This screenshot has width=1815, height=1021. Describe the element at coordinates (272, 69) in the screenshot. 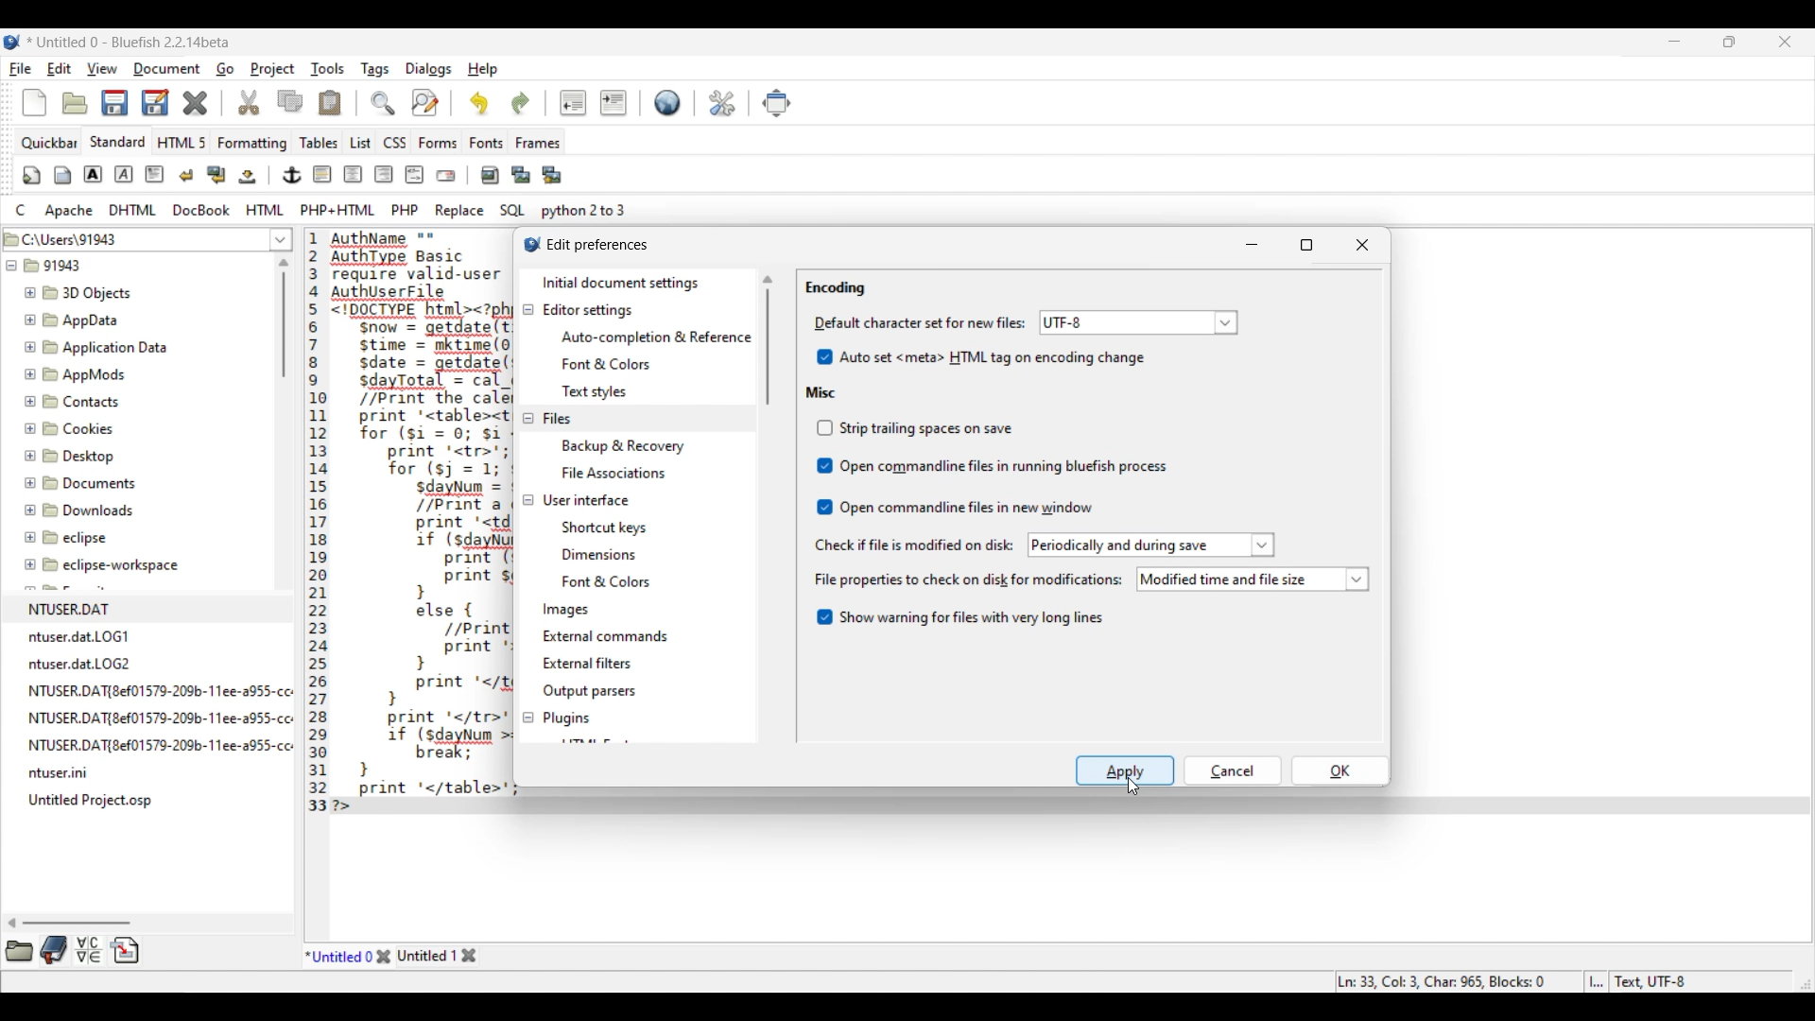

I see `Project menu` at that location.